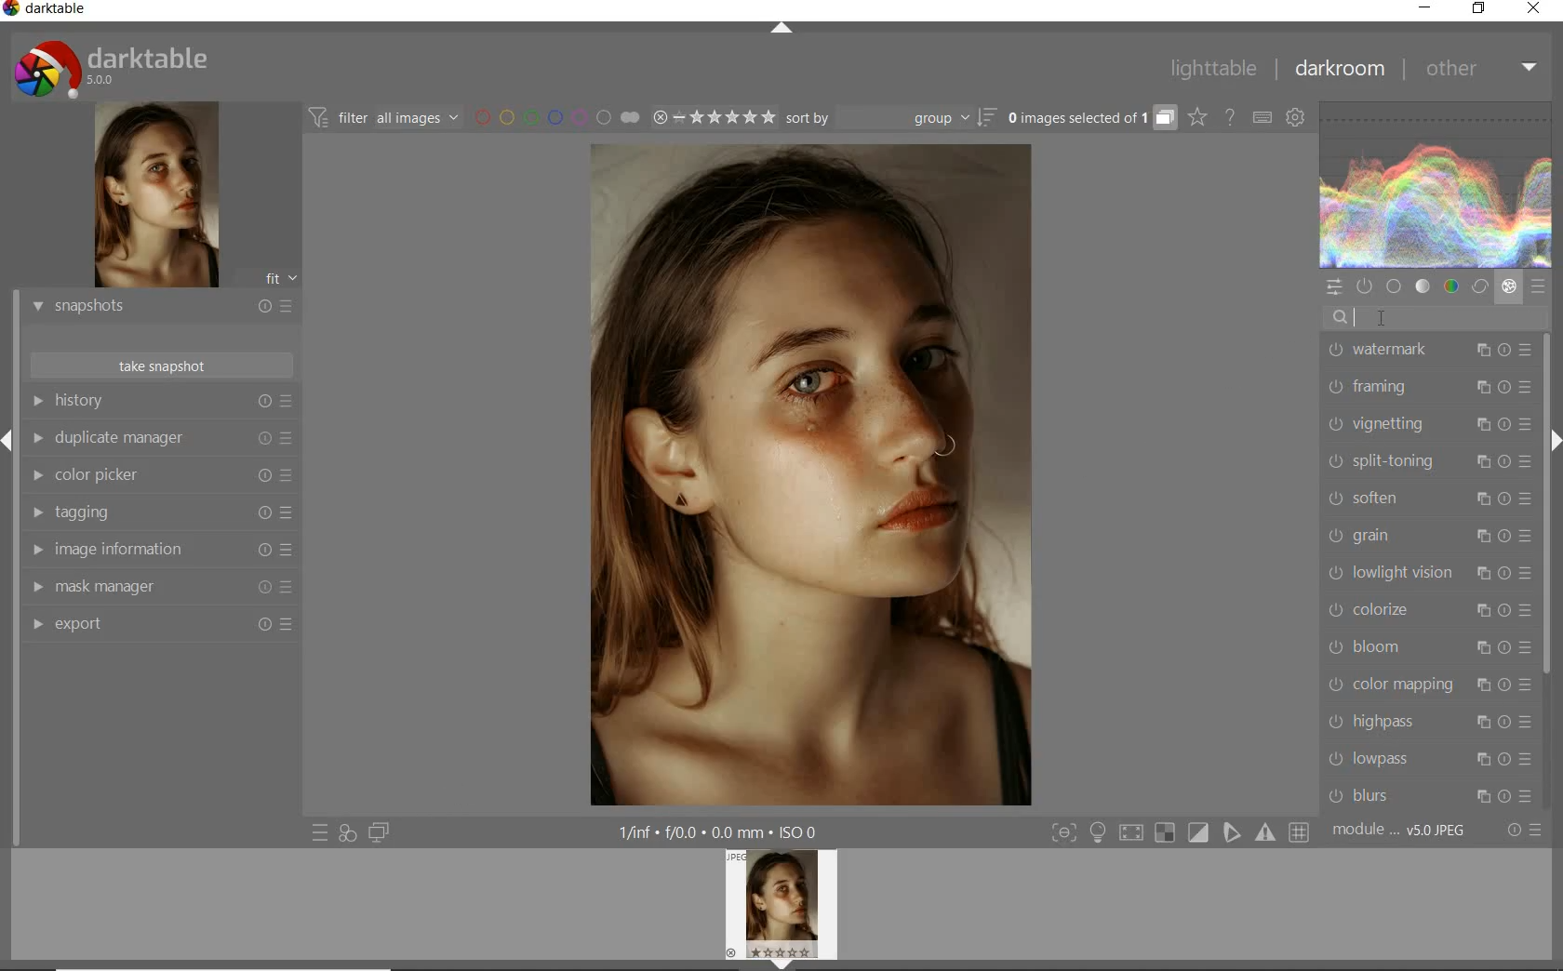  What do you see at coordinates (1479, 8) in the screenshot?
I see `restore` at bounding box center [1479, 8].